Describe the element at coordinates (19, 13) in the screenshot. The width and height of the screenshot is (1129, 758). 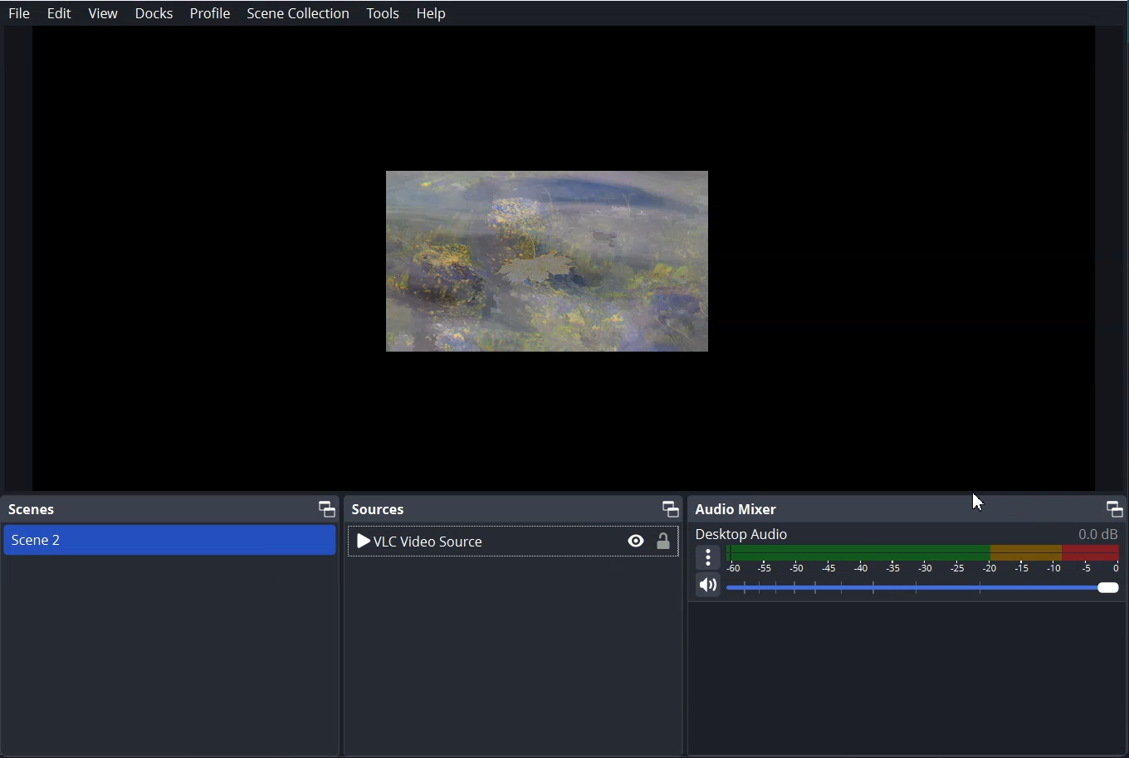
I see `File` at that location.